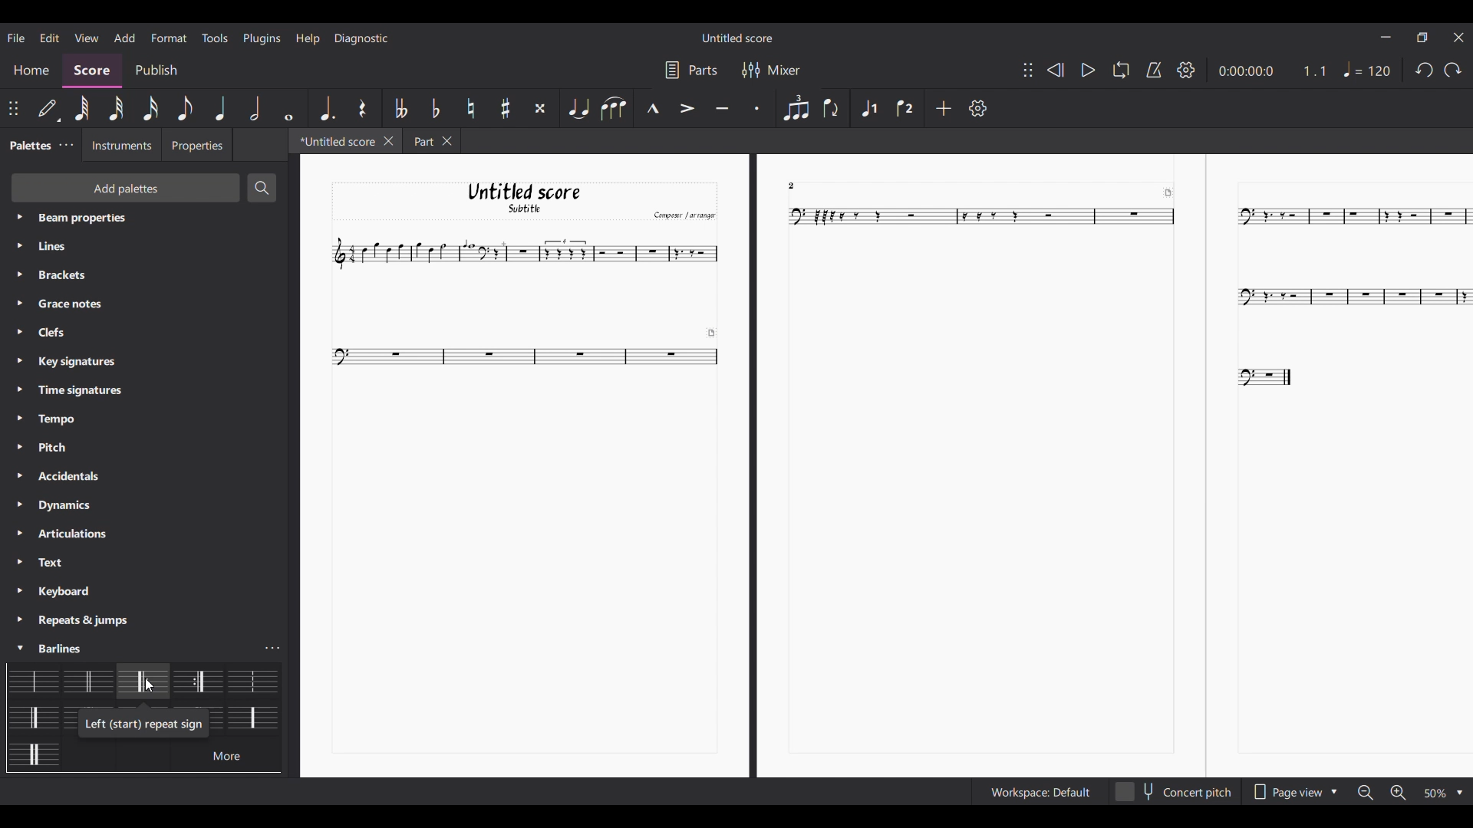  Describe the element at coordinates (722, 109) in the screenshot. I see `Tenuto` at that location.